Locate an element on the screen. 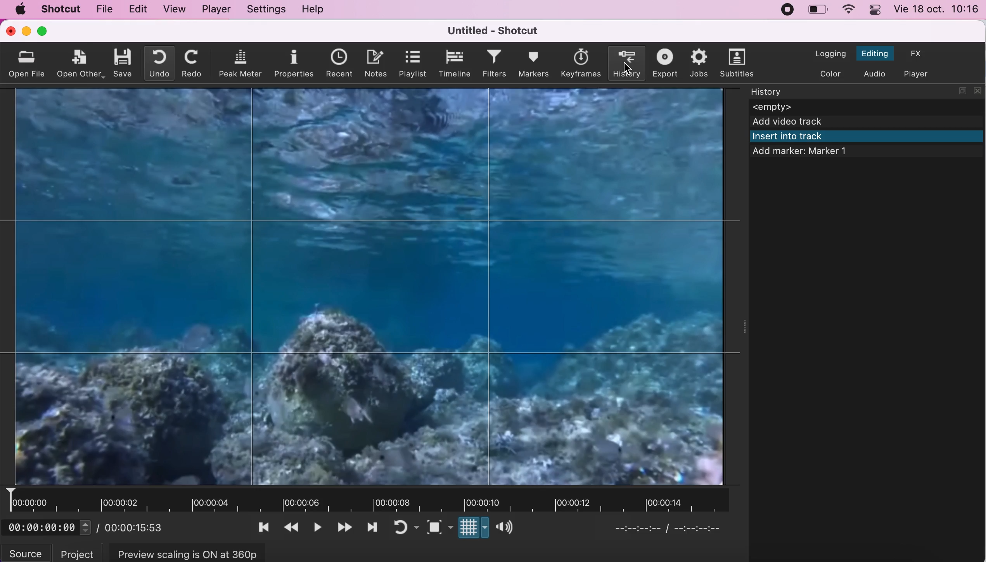 This screenshot has height=562, width=986. edit is located at coordinates (136, 9).